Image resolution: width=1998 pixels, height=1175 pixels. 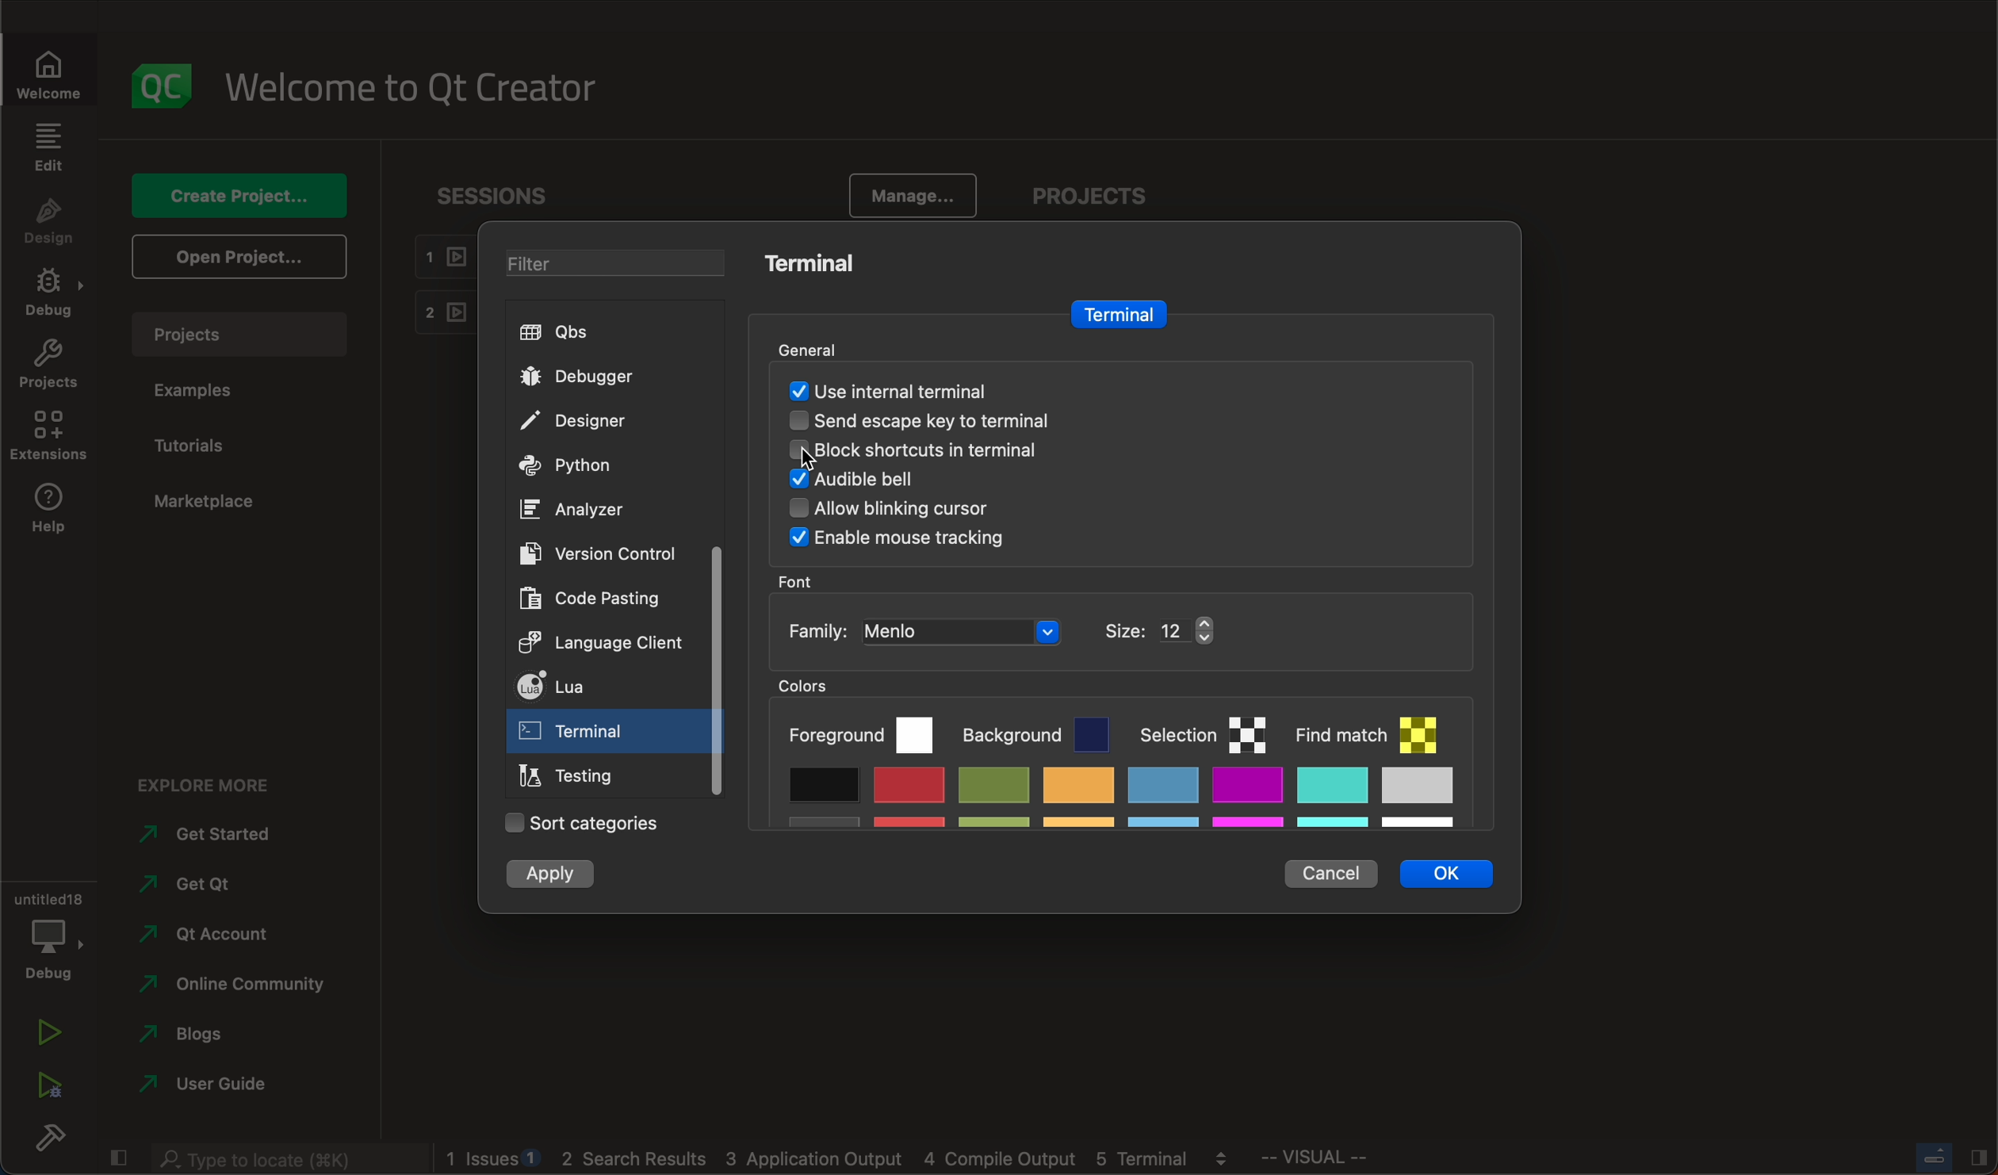 I want to click on designer, so click(x=588, y=420).